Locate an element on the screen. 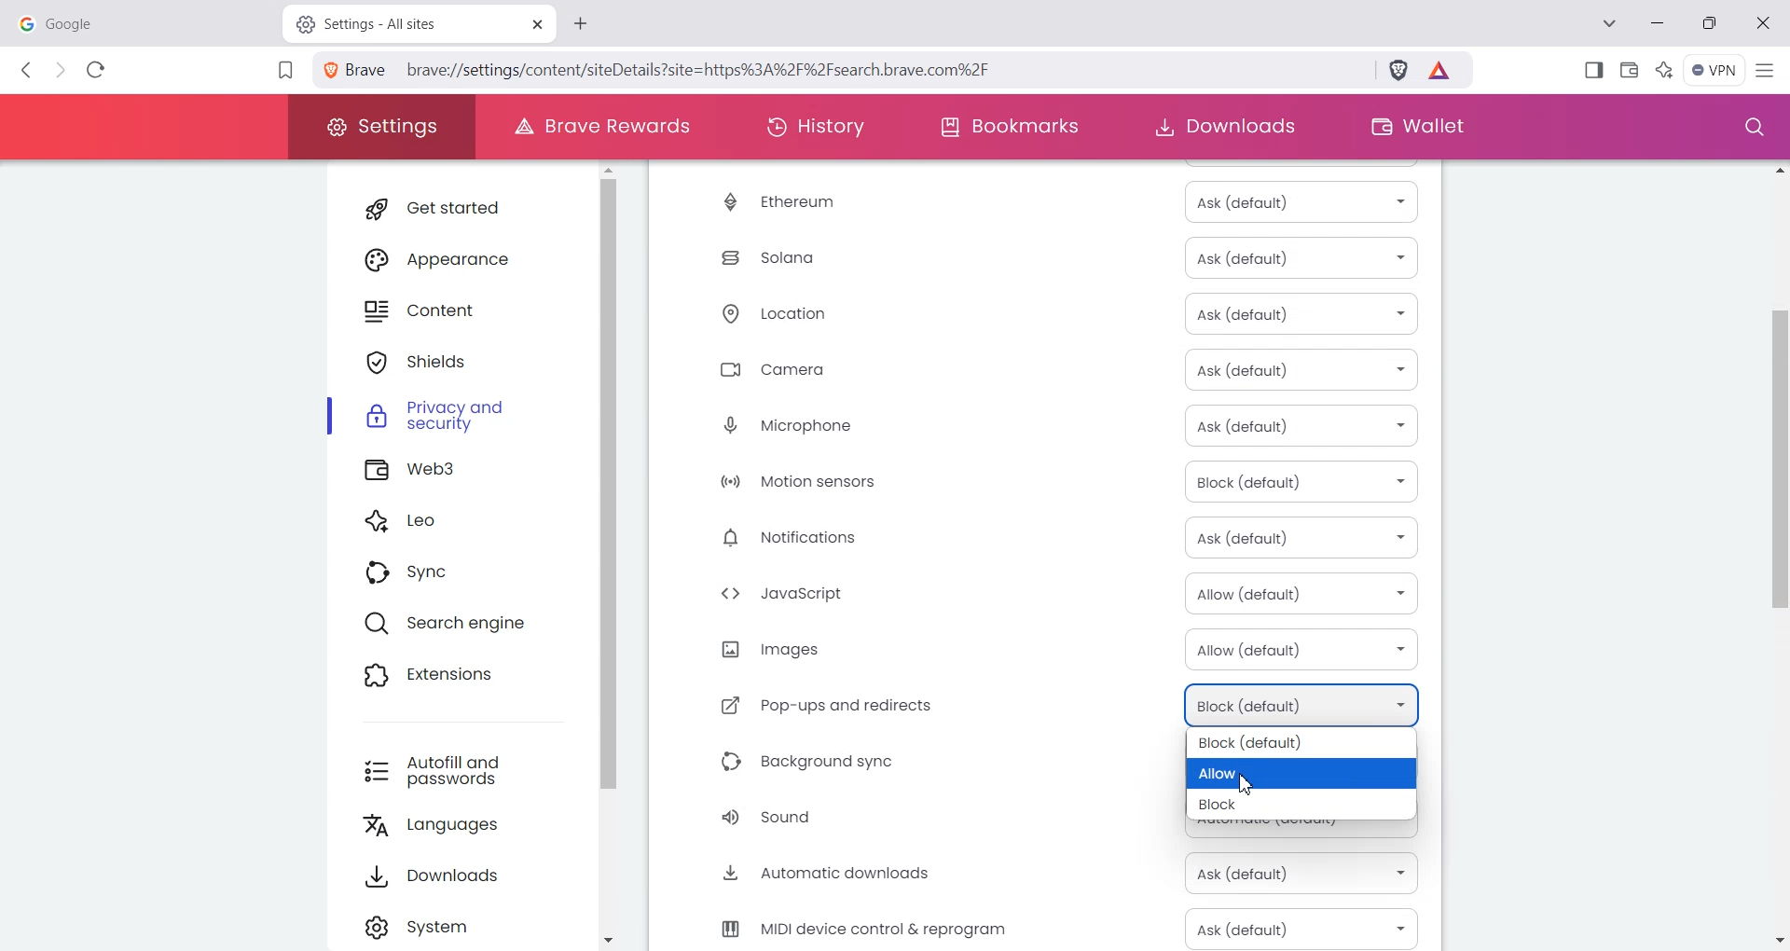  Reload is located at coordinates (96, 69).